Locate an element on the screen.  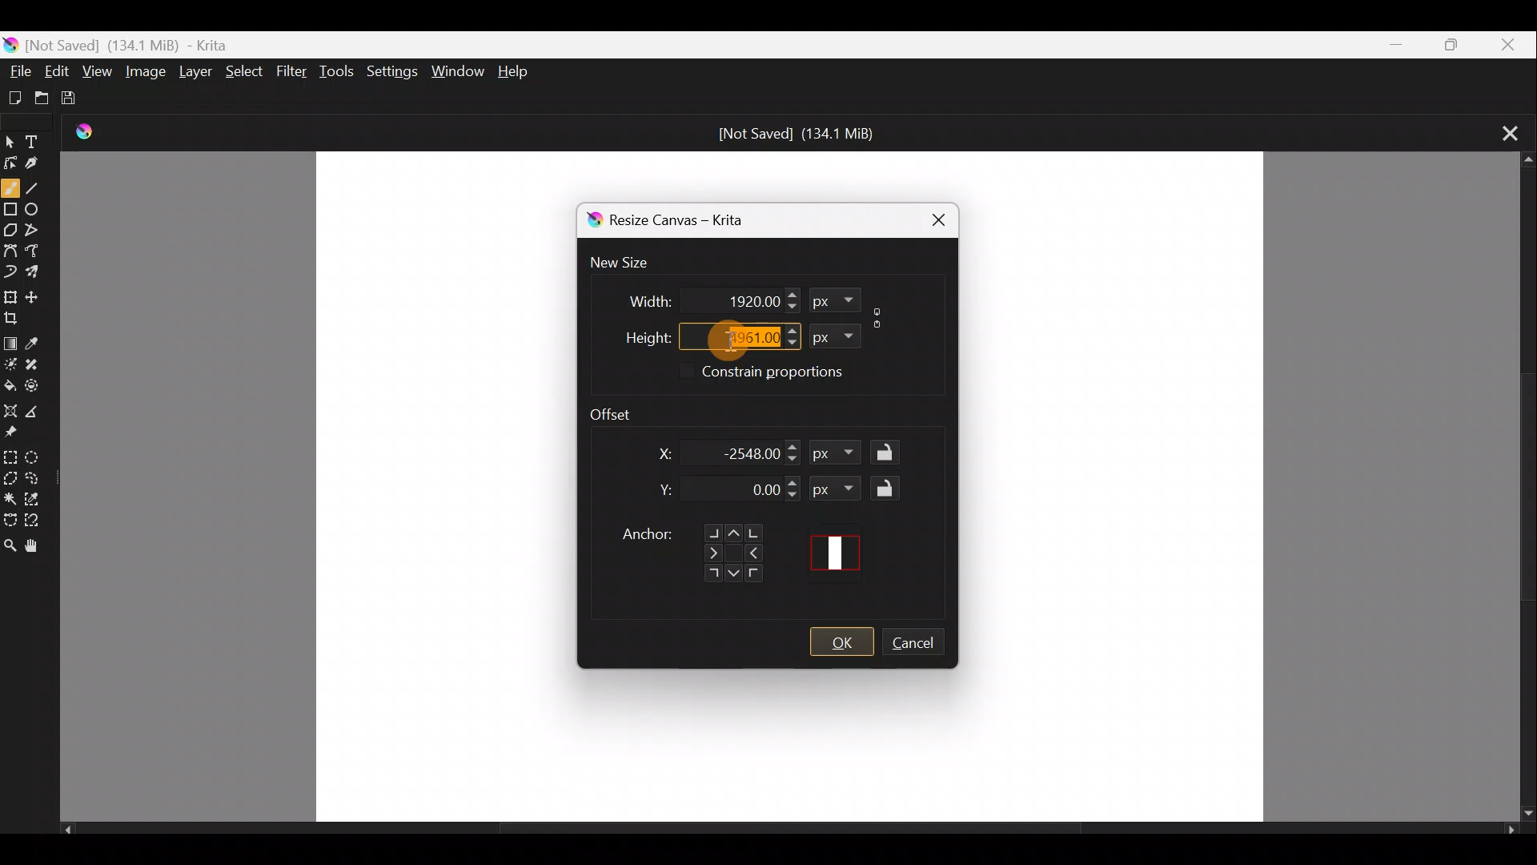
Scroll bar is located at coordinates (1521, 488).